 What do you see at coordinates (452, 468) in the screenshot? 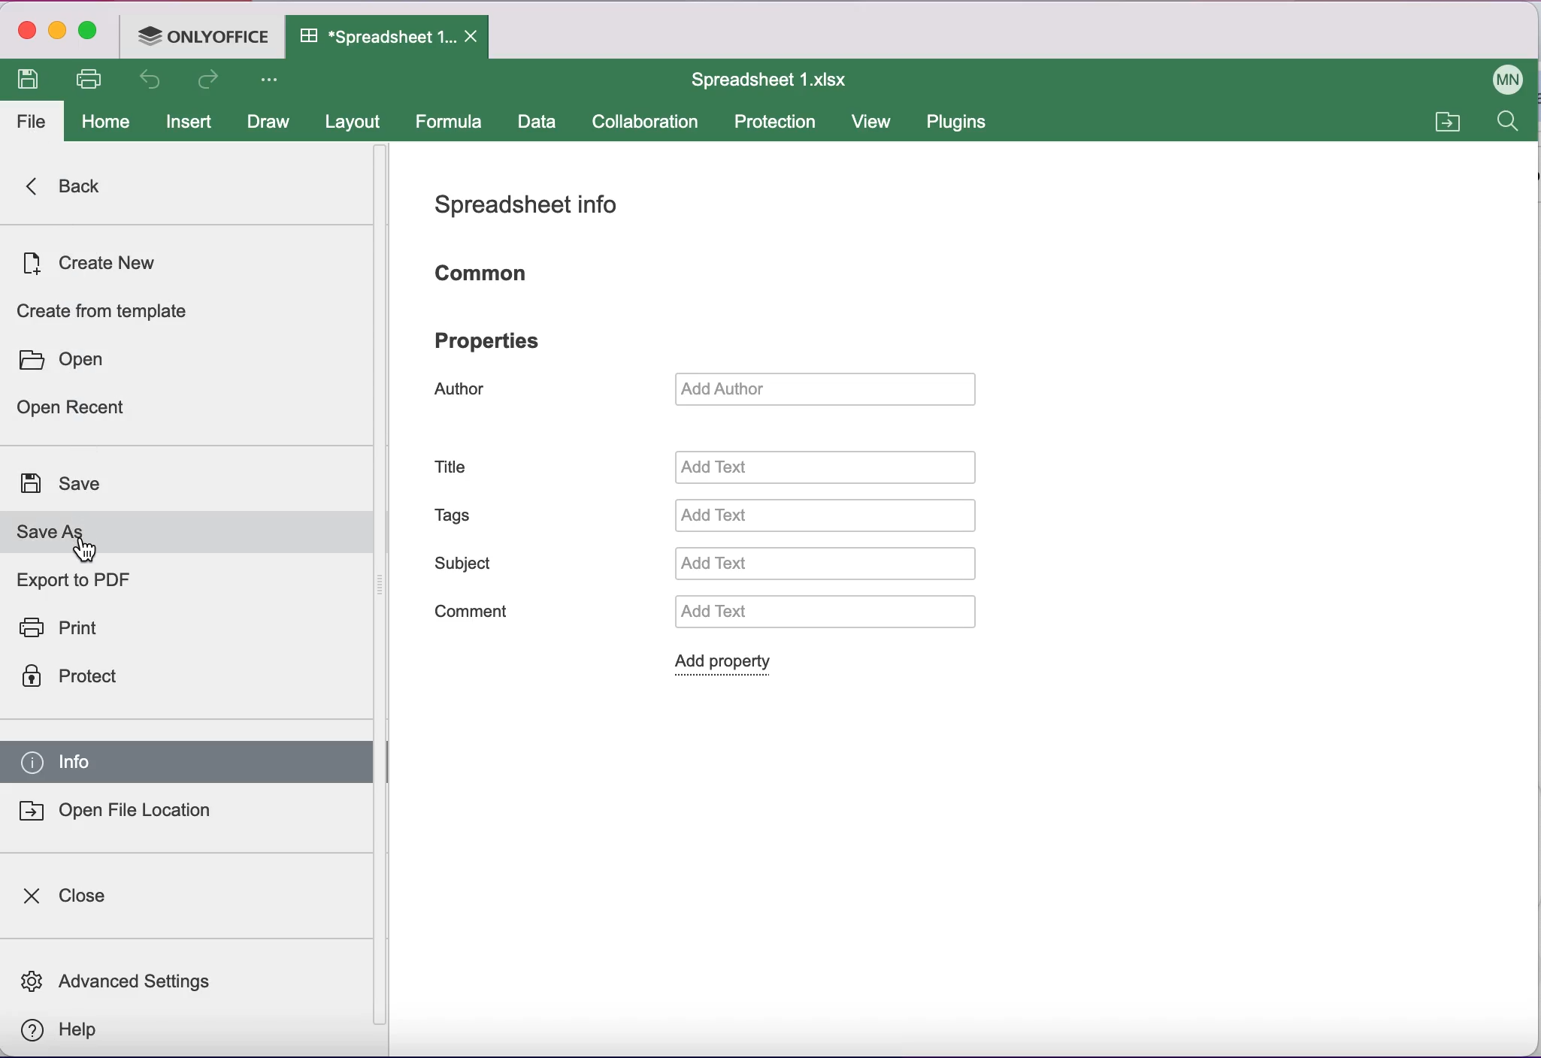
I see `title` at bounding box center [452, 468].